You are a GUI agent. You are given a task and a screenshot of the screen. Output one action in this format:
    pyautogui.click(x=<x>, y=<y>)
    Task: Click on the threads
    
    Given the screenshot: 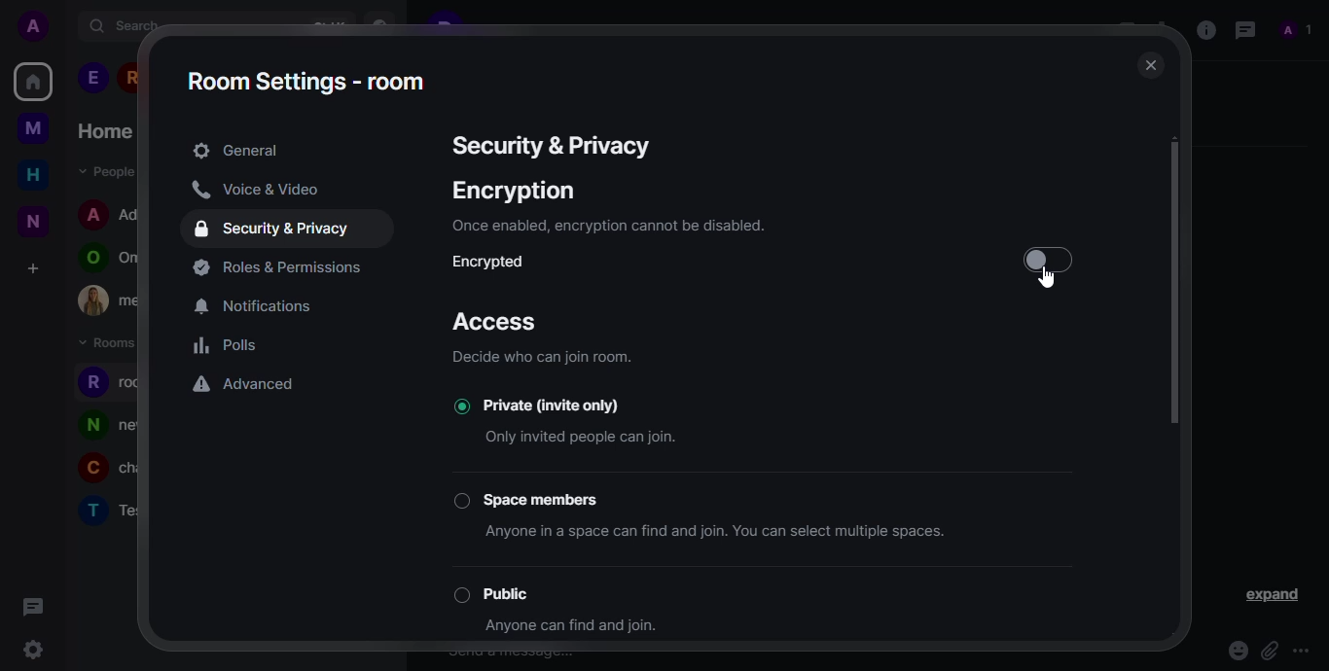 What is the action you would take?
    pyautogui.click(x=34, y=607)
    